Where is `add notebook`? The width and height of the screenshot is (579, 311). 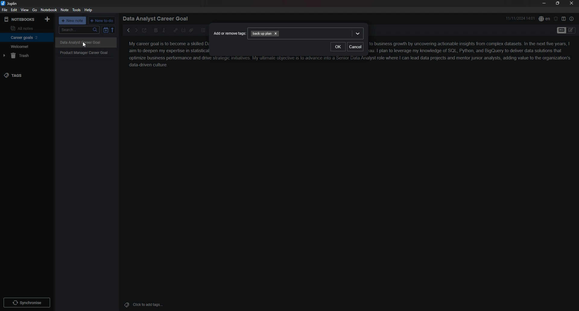
add notebook is located at coordinates (48, 19).